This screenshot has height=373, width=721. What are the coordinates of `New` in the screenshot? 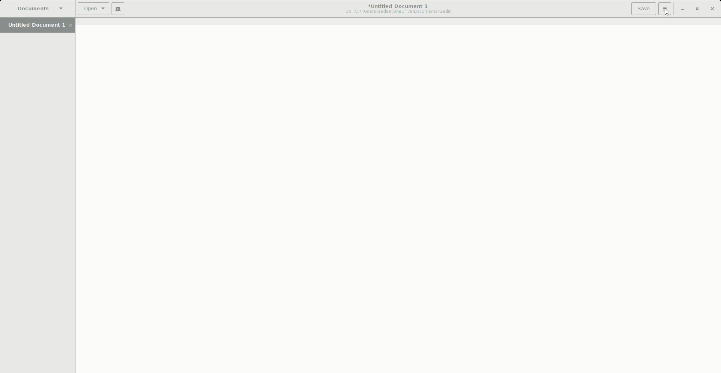 It's located at (118, 10).